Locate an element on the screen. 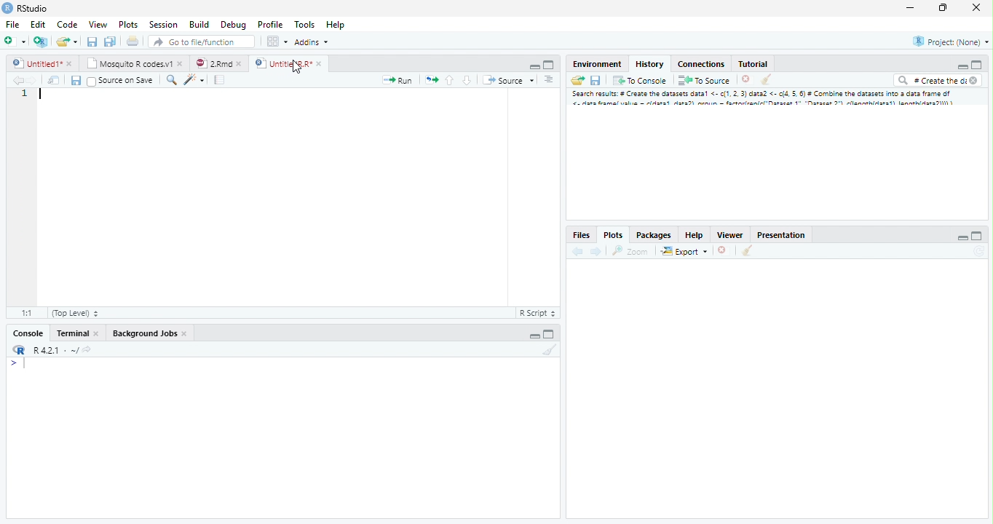  Minimize is located at coordinates (960, 237).